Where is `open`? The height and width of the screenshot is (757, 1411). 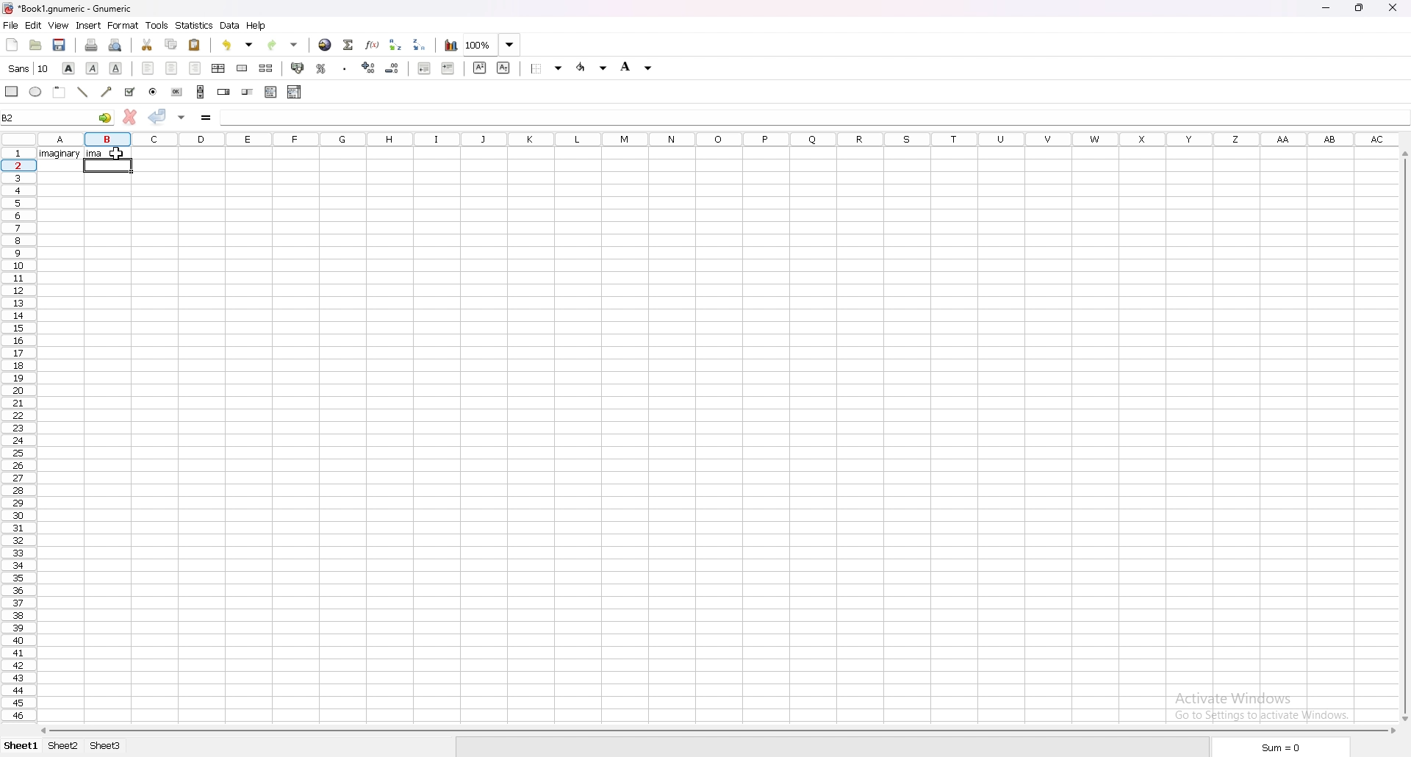 open is located at coordinates (35, 46).